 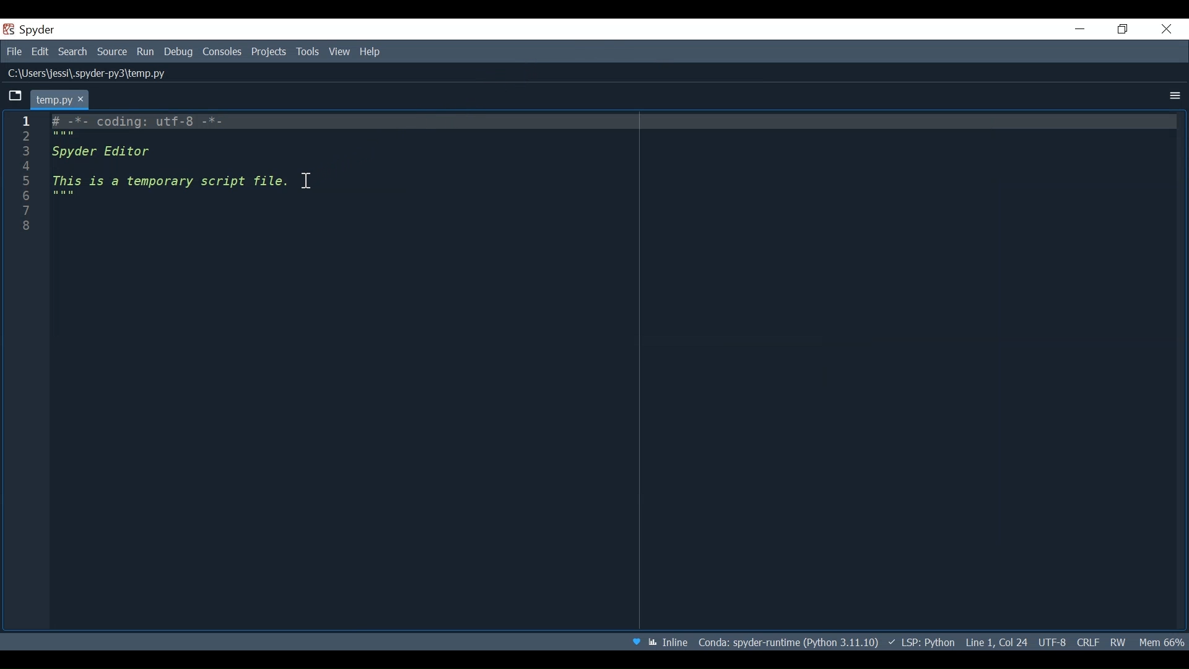 What do you see at coordinates (370, 53) in the screenshot?
I see `Help` at bounding box center [370, 53].